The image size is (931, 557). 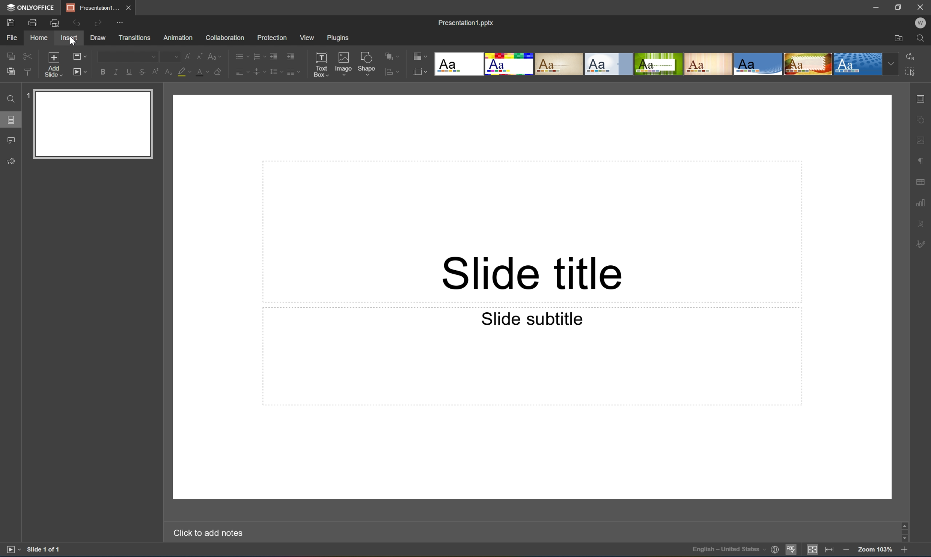 What do you see at coordinates (728, 551) in the screenshot?
I see `English-United States` at bounding box center [728, 551].